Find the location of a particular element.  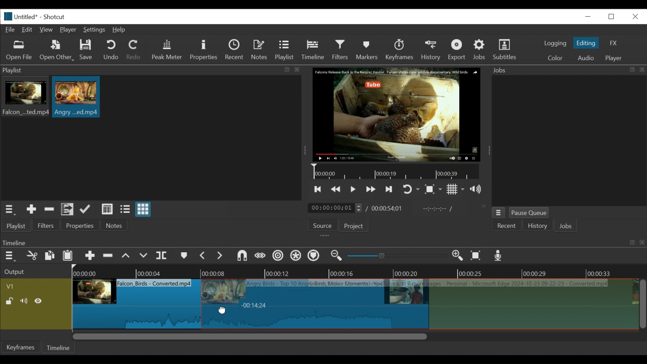

Shotcut logo is located at coordinates (6, 16).